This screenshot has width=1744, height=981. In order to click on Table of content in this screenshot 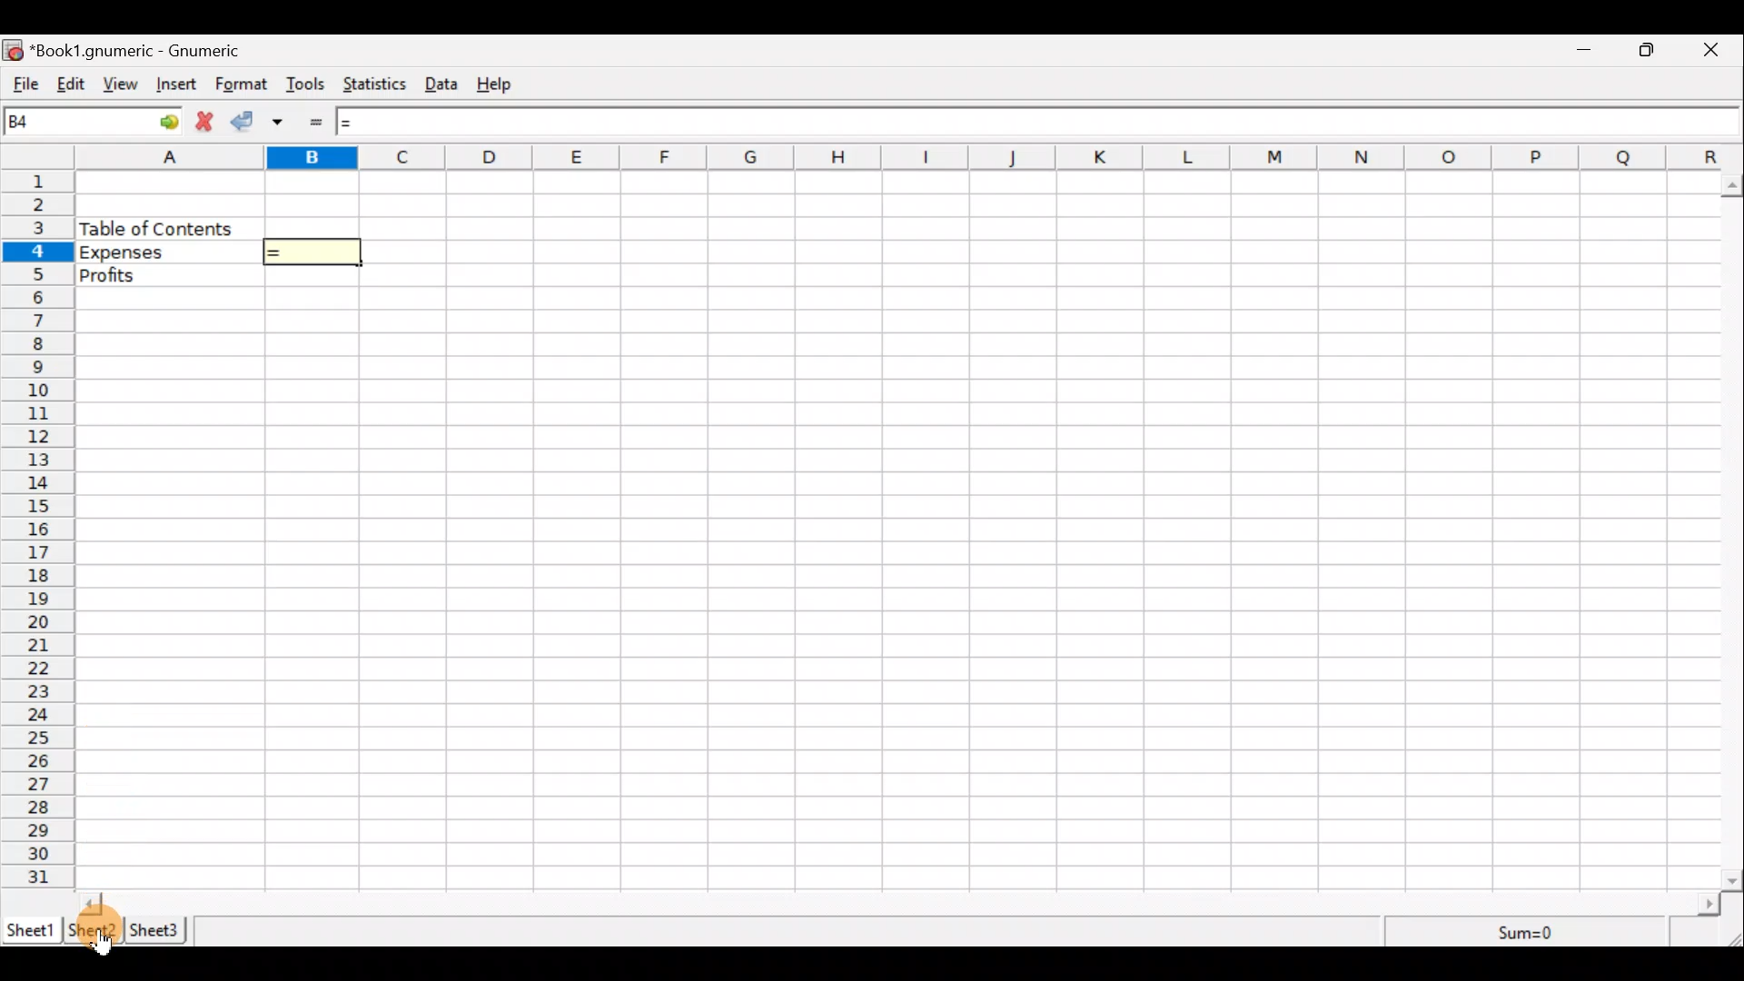, I will do `click(156, 228)`.